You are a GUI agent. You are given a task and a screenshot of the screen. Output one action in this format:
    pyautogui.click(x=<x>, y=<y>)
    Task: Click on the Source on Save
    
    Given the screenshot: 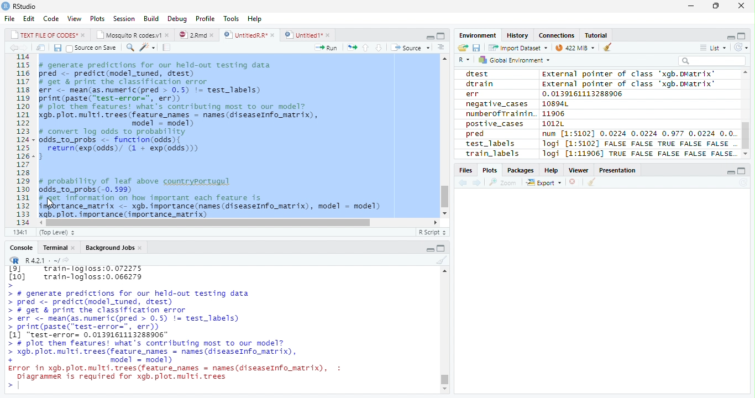 What is the action you would take?
    pyautogui.click(x=91, y=48)
    